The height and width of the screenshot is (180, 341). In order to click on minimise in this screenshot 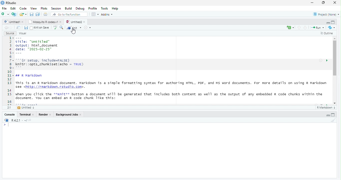, I will do `click(313, 2)`.